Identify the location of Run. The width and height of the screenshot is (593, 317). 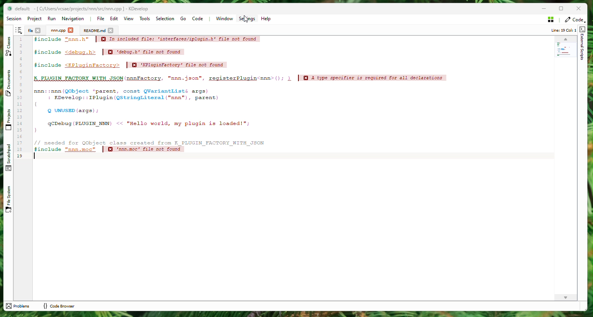
(51, 19).